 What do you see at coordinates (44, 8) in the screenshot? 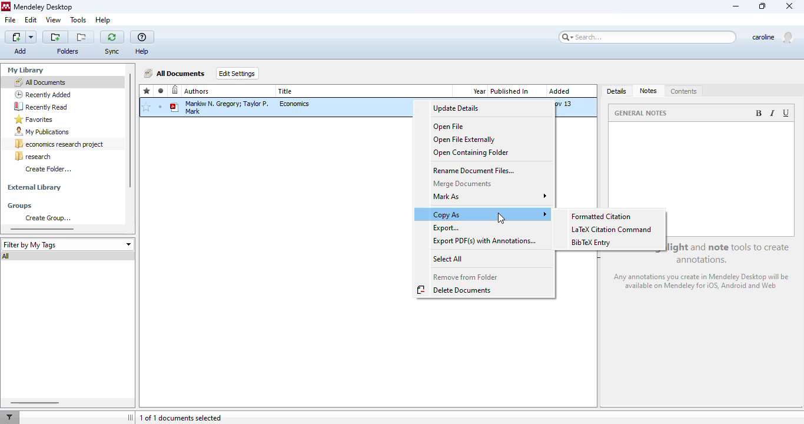
I see `mendeley desktop` at bounding box center [44, 8].